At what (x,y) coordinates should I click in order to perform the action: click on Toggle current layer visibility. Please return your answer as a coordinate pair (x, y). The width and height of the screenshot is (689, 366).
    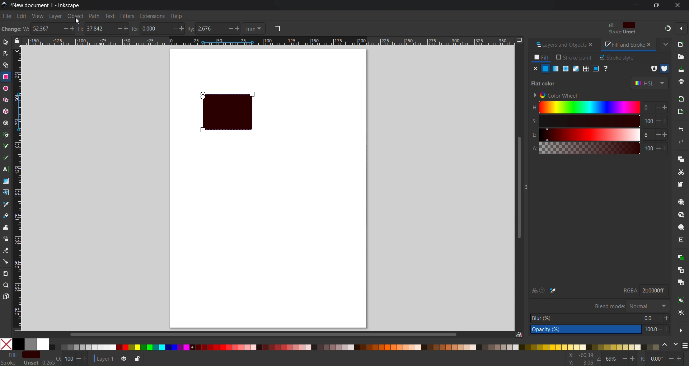
    Looking at the image, I should click on (122, 359).